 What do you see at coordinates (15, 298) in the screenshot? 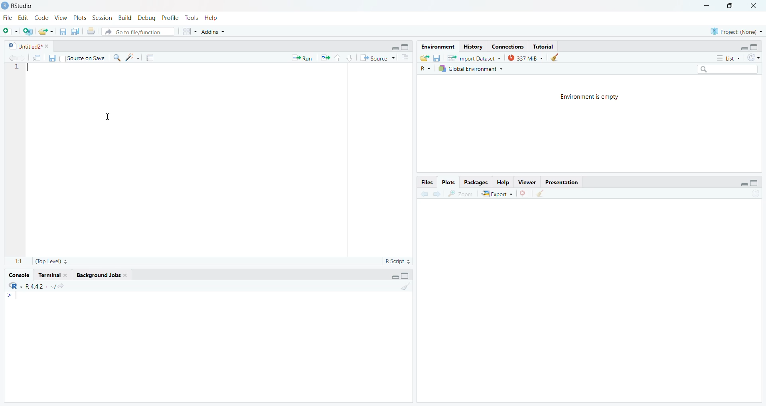
I see `typing cursor` at bounding box center [15, 298].